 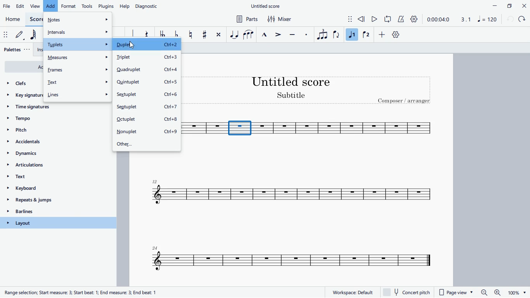 What do you see at coordinates (362, 19) in the screenshot?
I see `rewind` at bounding box center [362, 19].